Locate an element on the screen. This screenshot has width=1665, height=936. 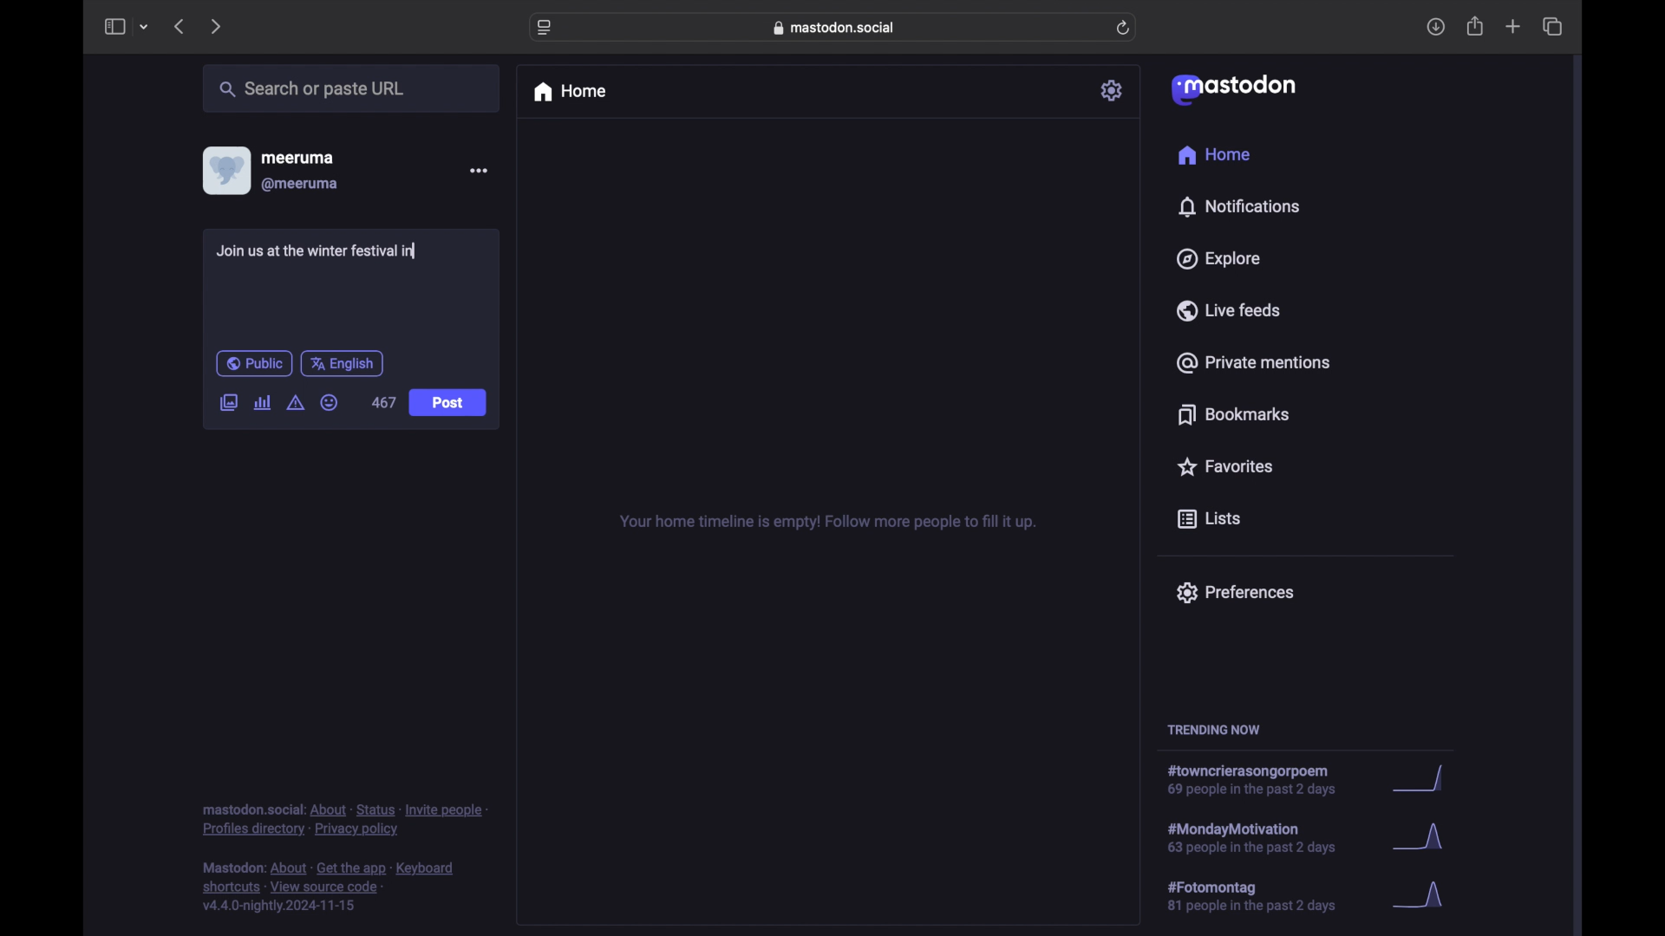
website settings is located at coordinates (546, 28).